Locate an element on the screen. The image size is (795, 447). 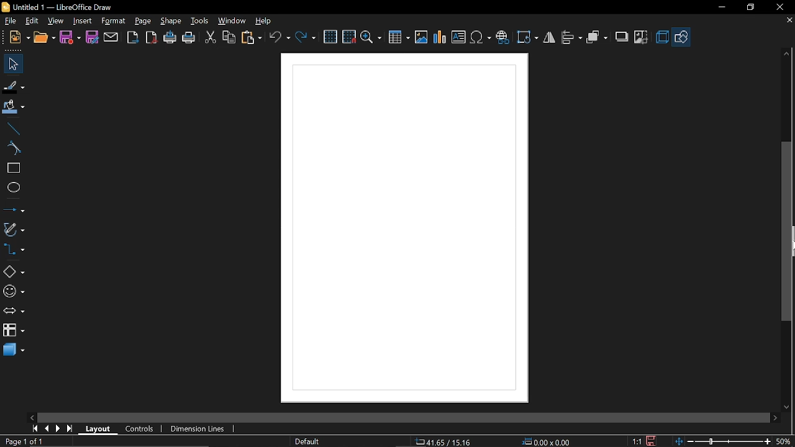
tools is located at coordinates (200, 21).